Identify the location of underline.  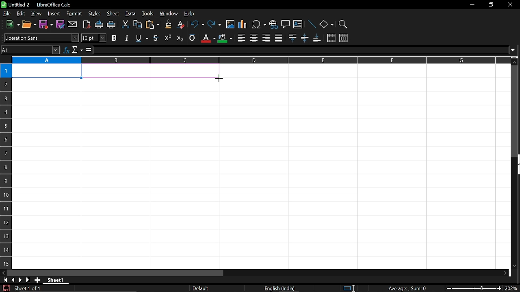
(141, 38).